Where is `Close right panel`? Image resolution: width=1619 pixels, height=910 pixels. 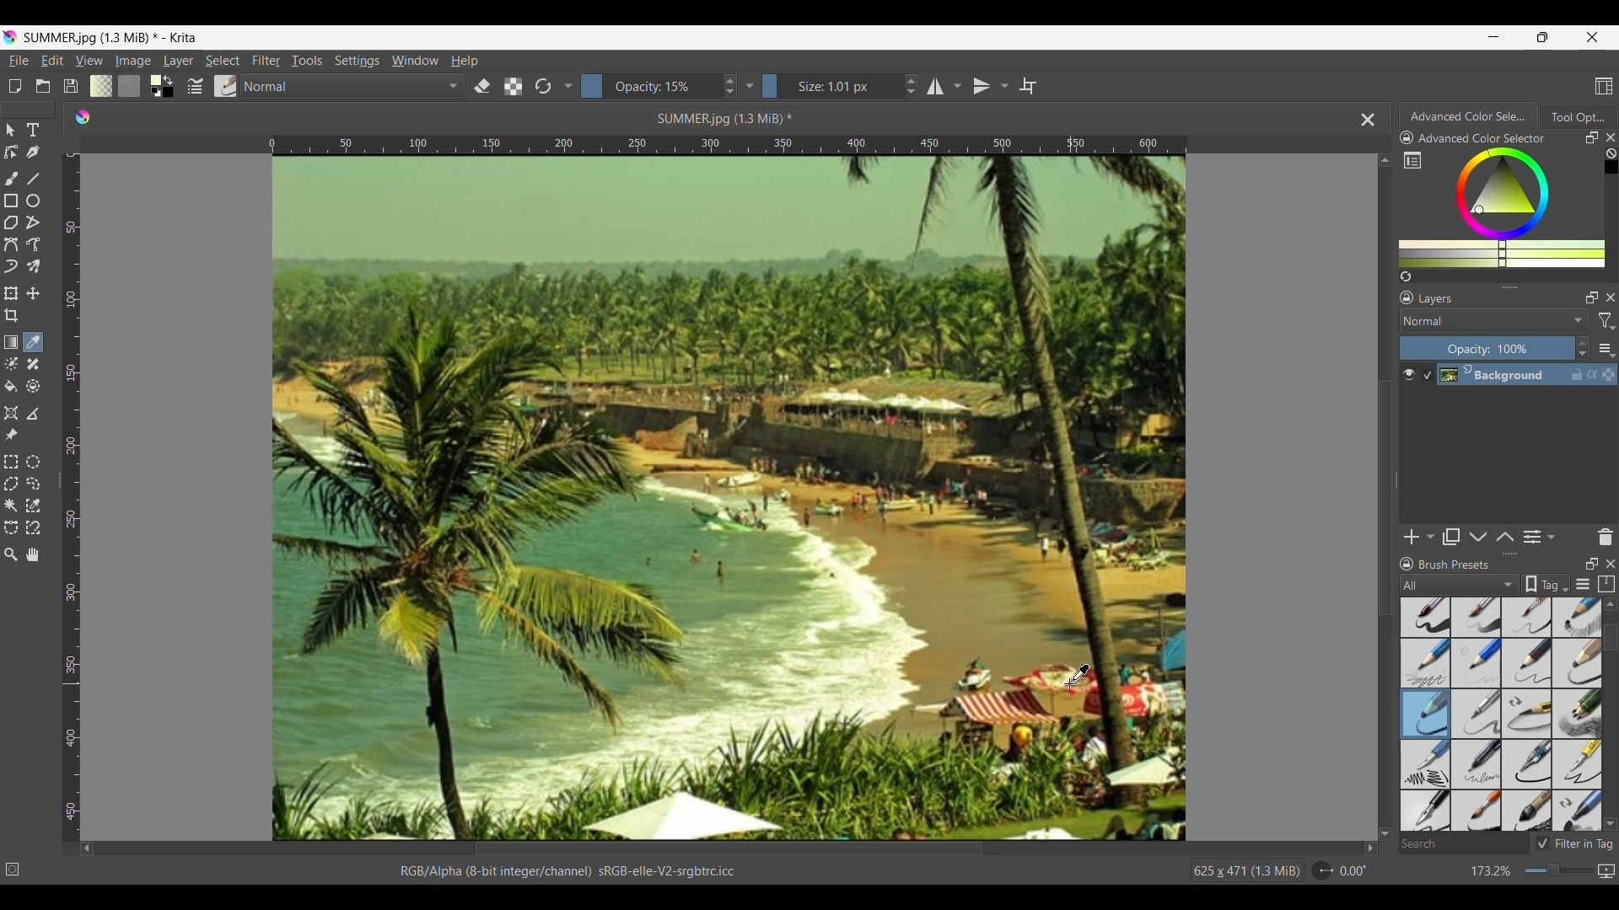 Close right panel is located at coordinates (1611, 137).